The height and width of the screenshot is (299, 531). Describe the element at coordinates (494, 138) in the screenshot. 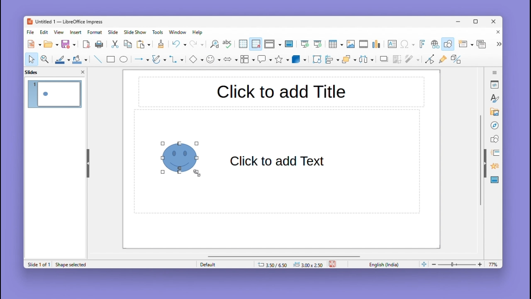

I see `shapes` at that location.